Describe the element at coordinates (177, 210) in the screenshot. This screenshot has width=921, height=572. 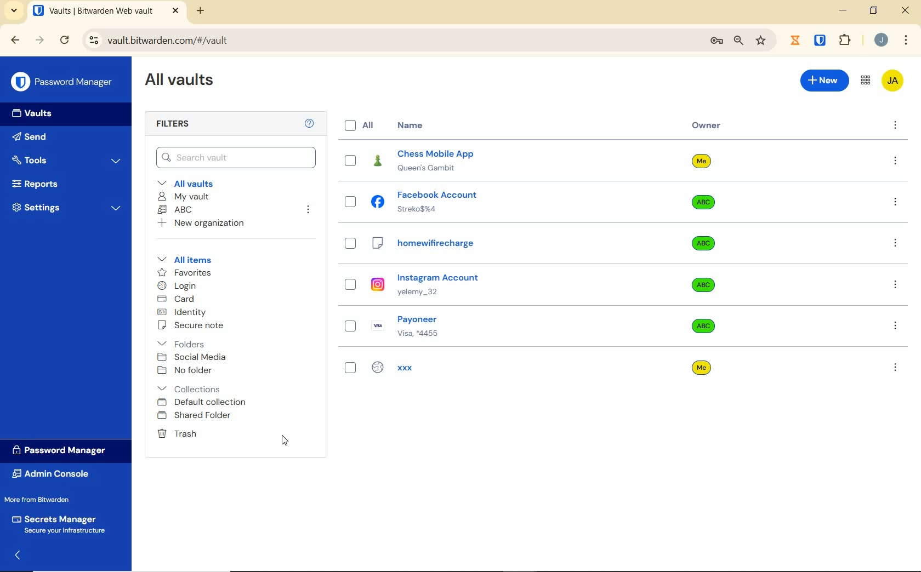
I see `ABC` at that location.